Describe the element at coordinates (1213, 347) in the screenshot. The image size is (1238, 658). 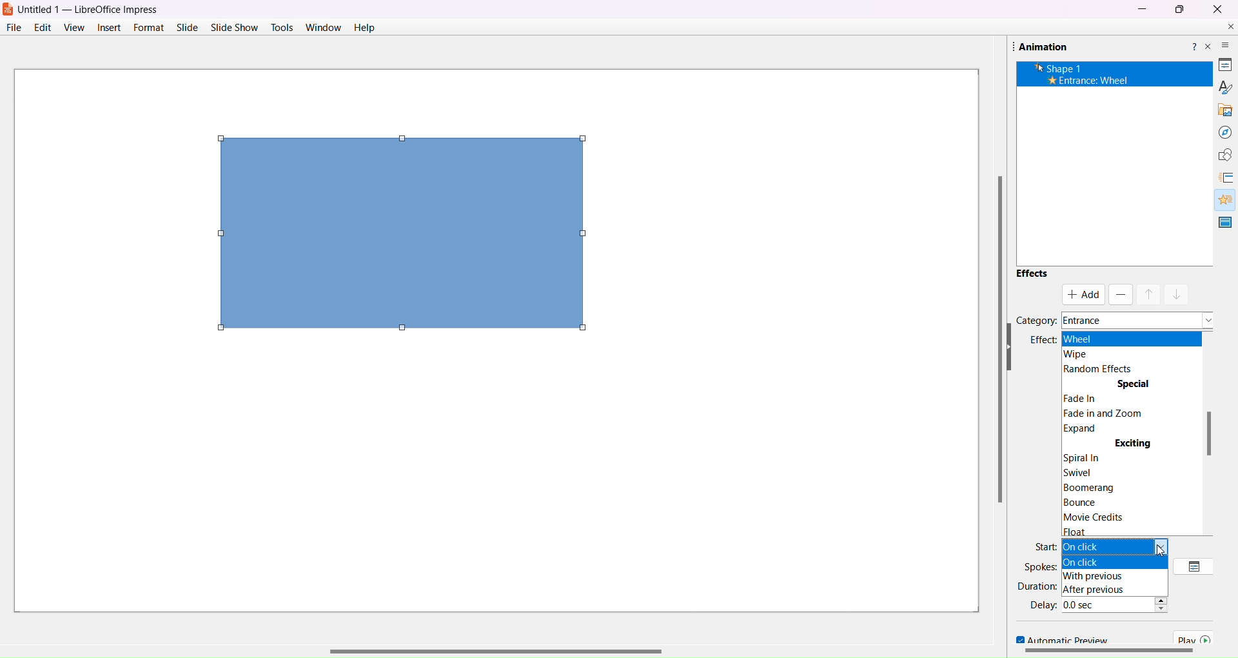
I see `Hide` at that location.